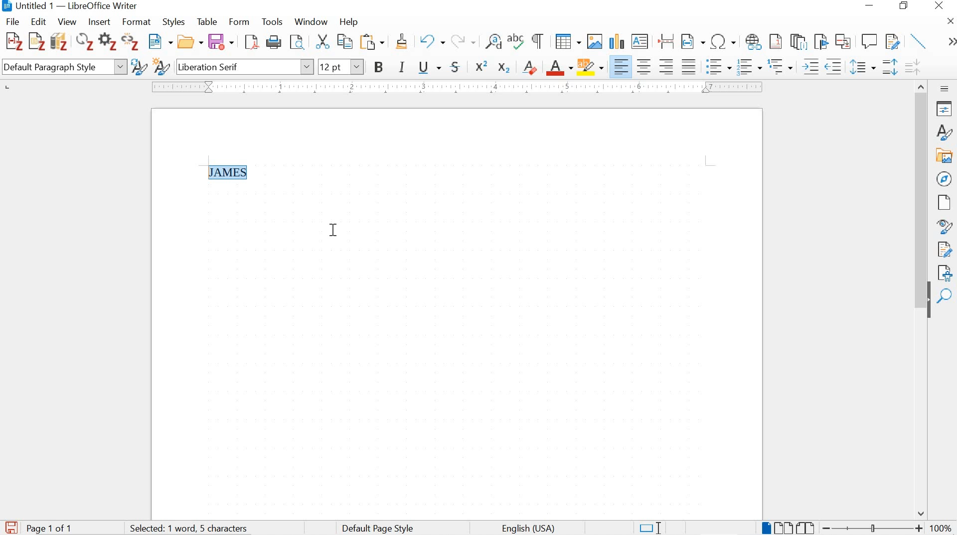 The image size is (957, 535). I want to click on window, so click(310, 23).